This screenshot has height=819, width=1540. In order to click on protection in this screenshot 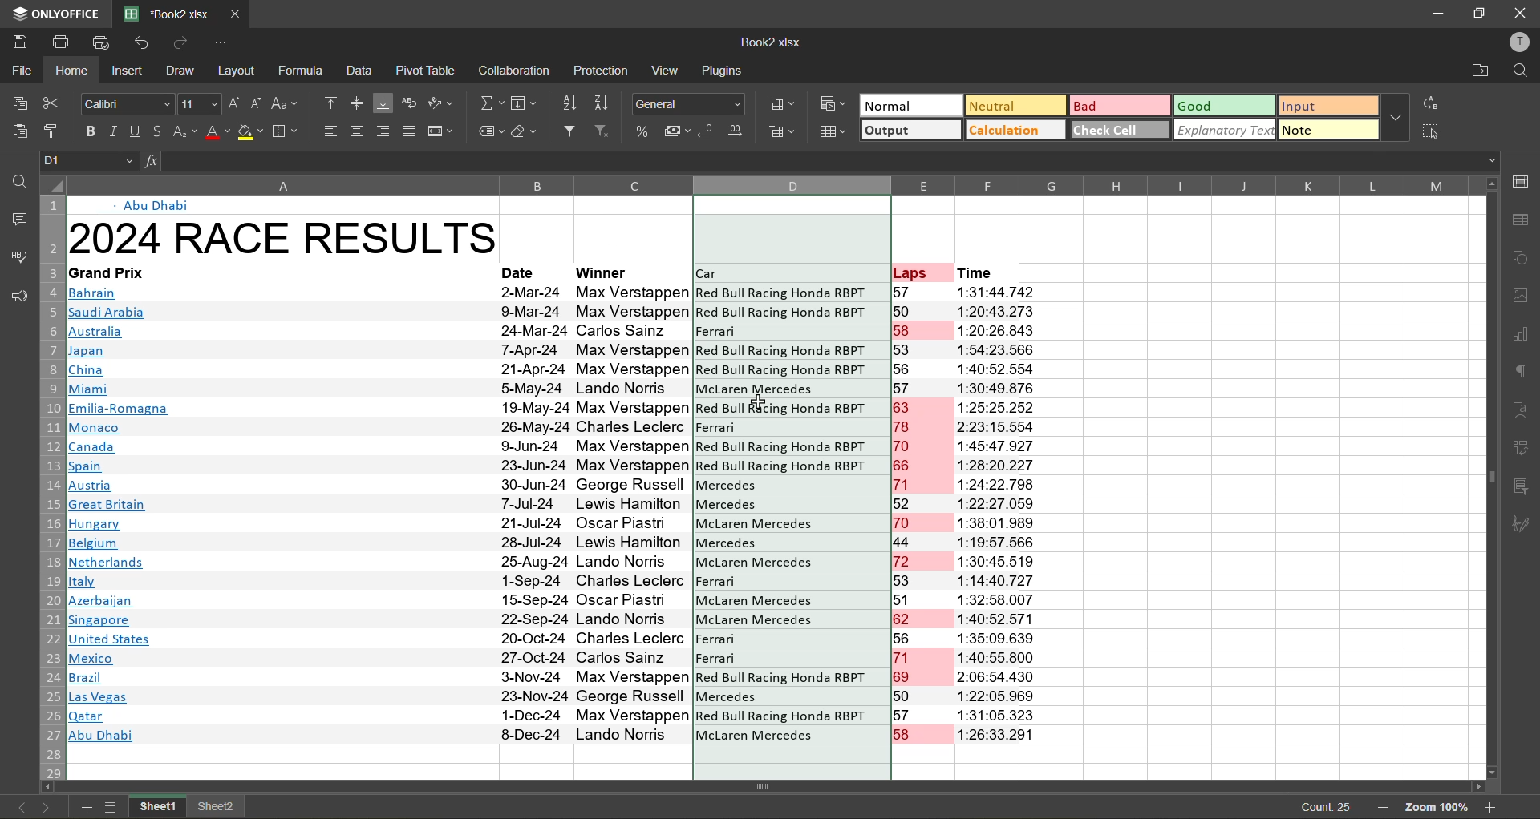, I will do `click(602, 68)`.